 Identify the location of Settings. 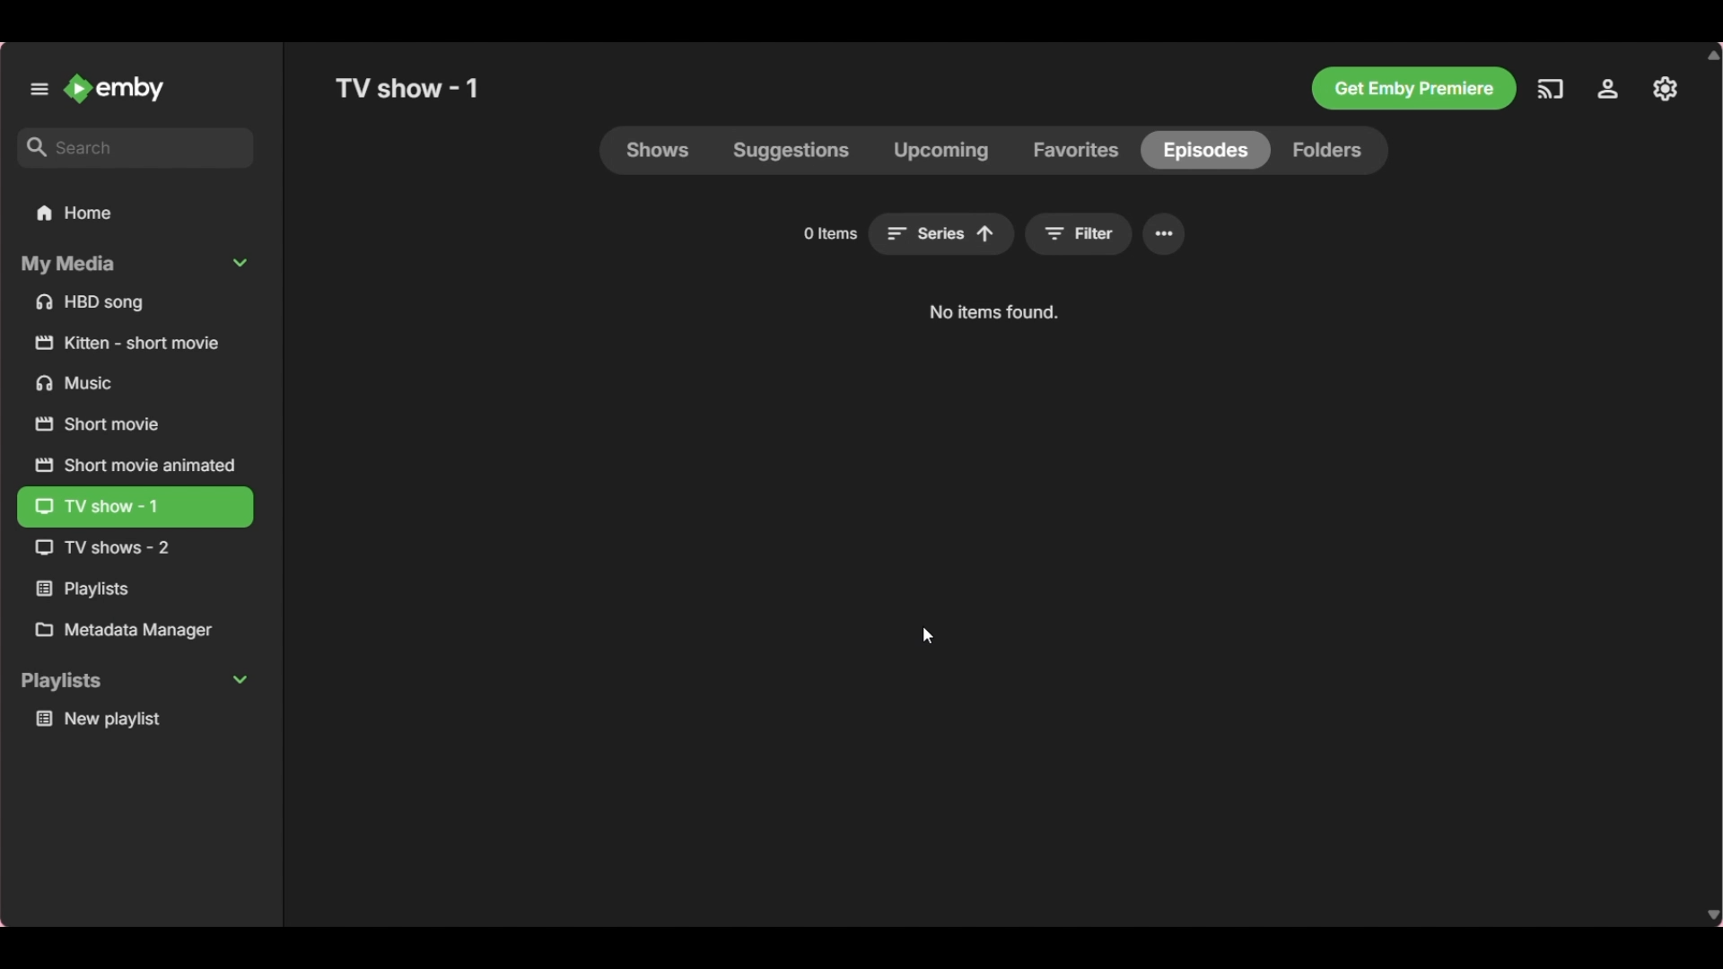
(1608, 89).